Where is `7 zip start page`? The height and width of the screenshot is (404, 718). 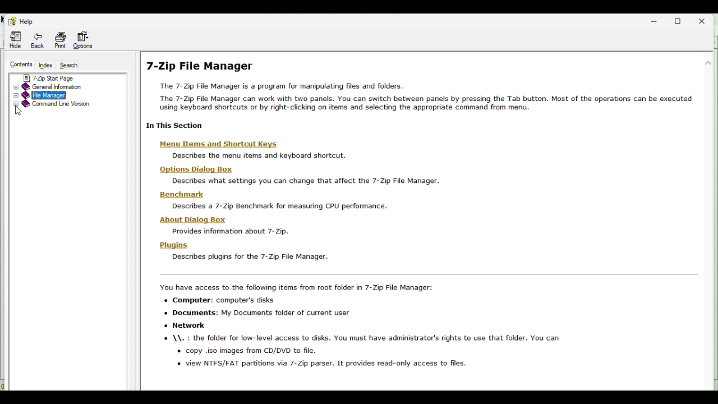 7 zip start page is located at coordinates (58, 78).